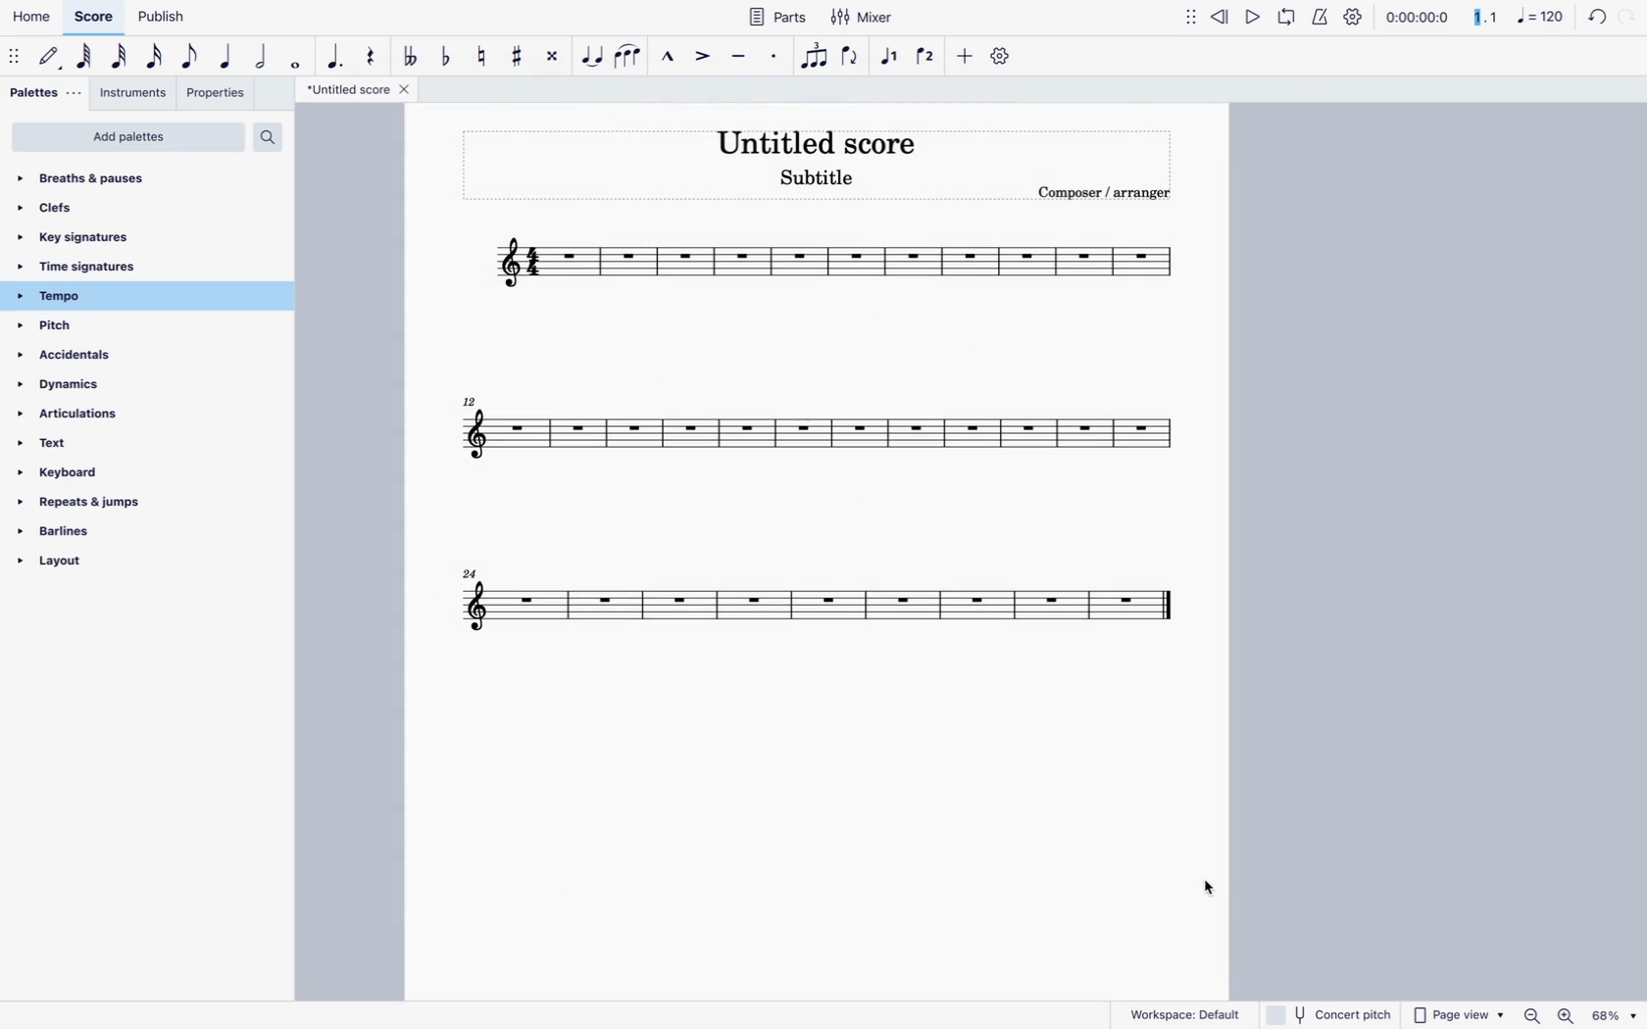  Describe the element at coordinates (63, 449) in the screenshot. I see `text` at that location.